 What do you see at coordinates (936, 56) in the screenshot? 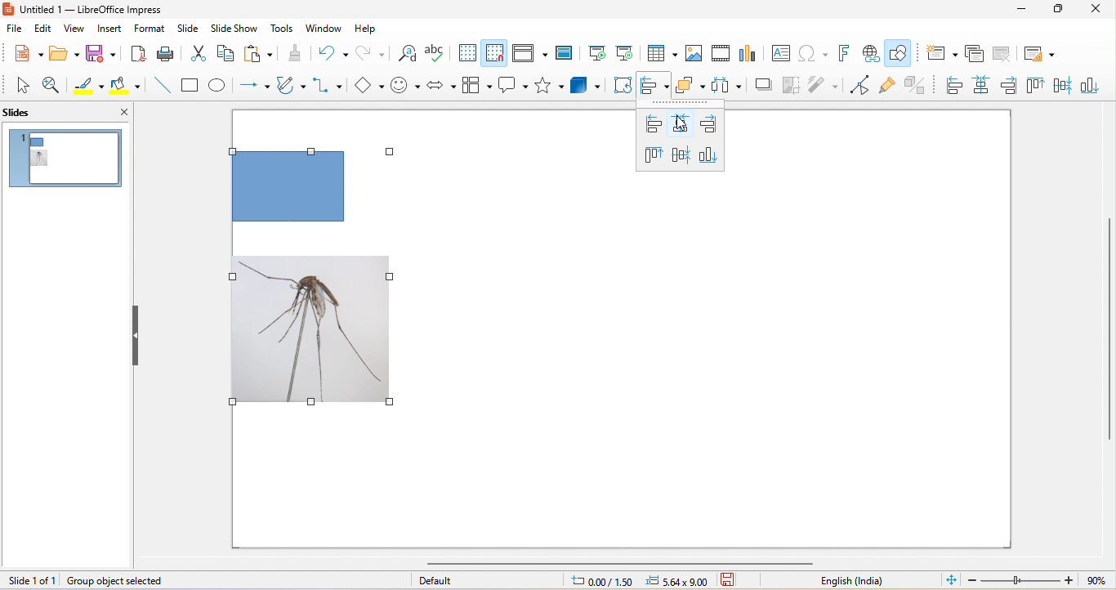
I see `new slide` at bounding box center [936, 56].